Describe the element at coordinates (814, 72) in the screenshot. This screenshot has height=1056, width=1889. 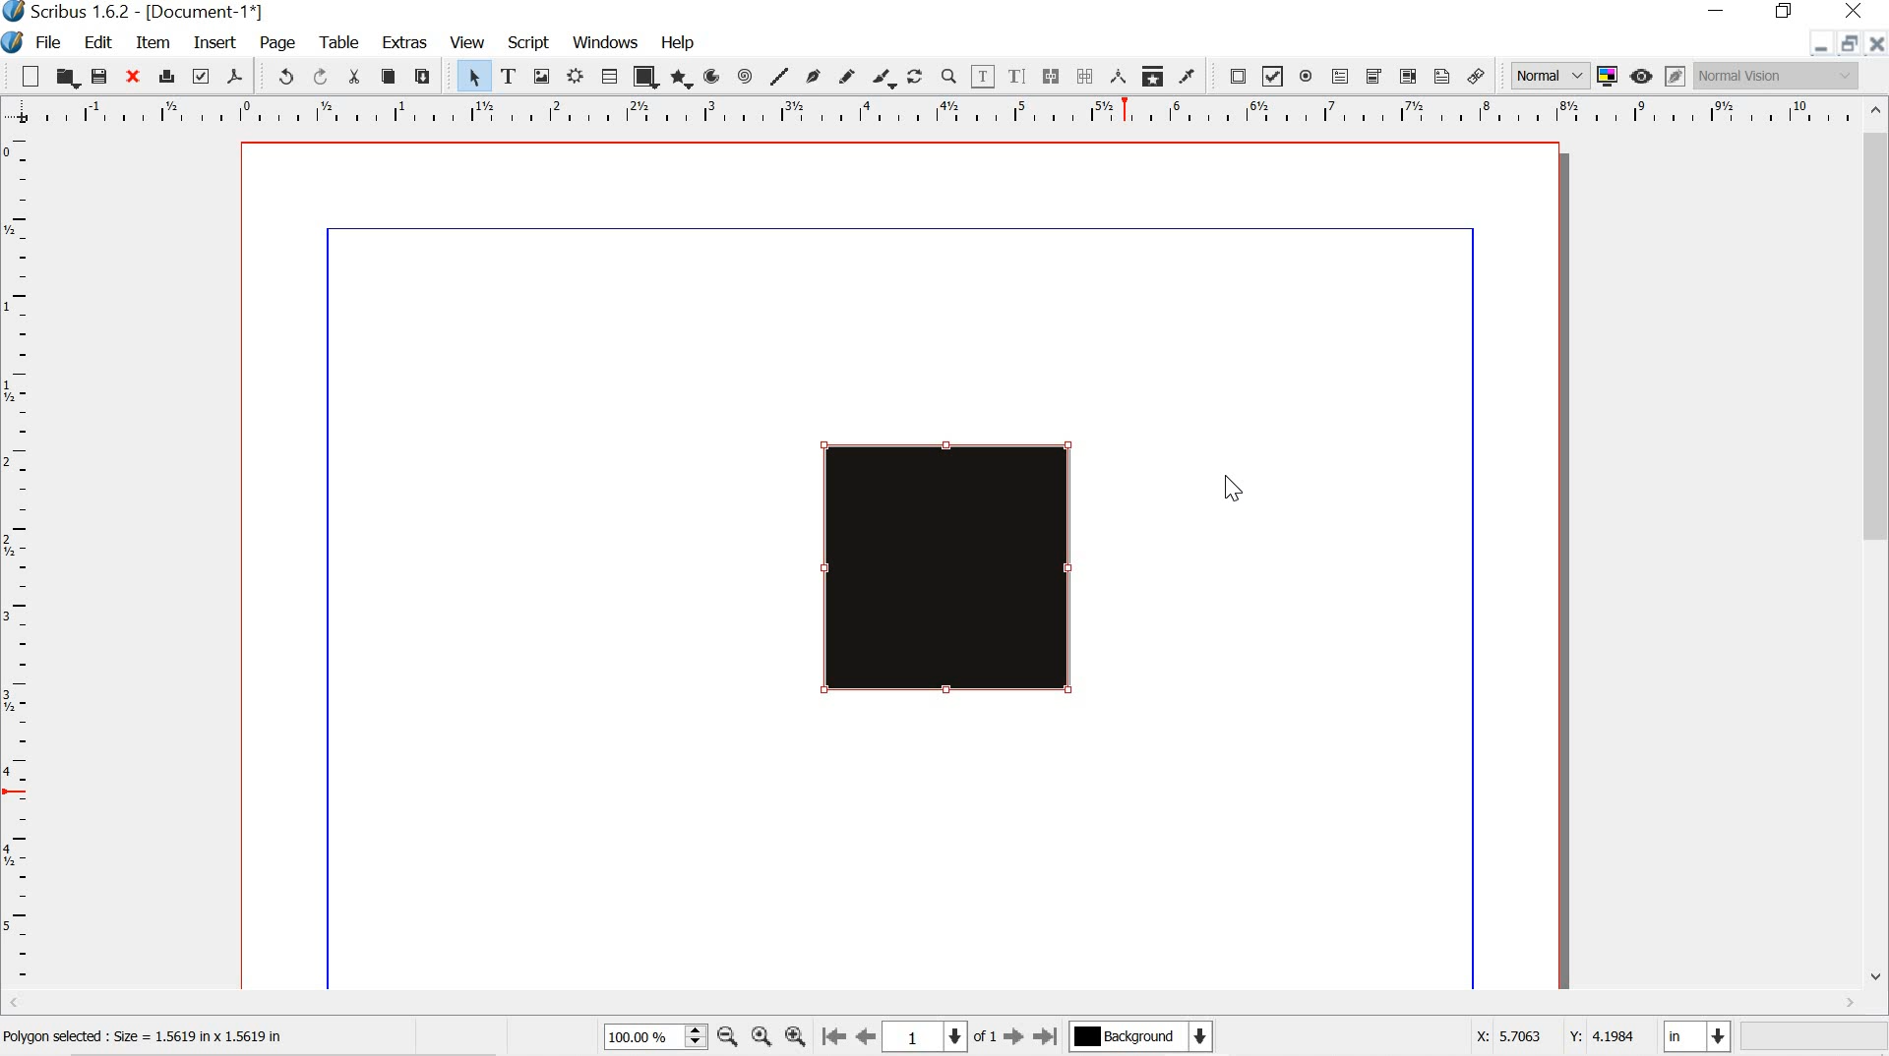
I see `bezier curve` at that location.